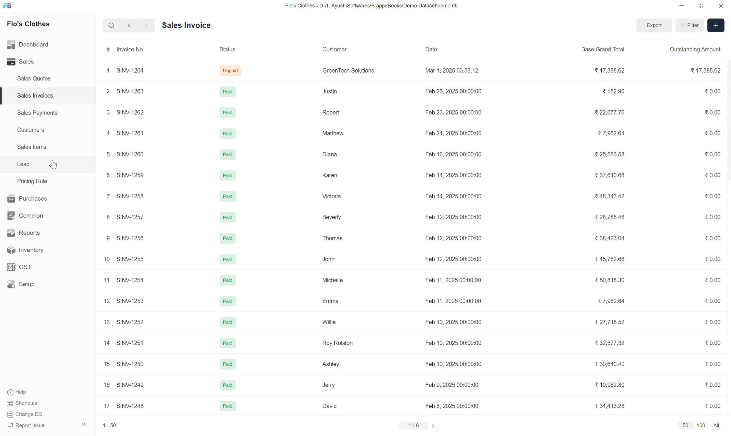 The height and width of the screenshot is (436, 731). Describe the element at coordinates (609, 176) in the screenshot. I see `337,610.68` at that location.